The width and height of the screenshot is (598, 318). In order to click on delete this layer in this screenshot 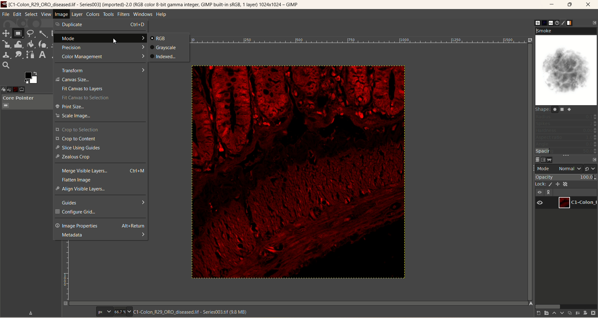, I will do `click(593, 313)`.